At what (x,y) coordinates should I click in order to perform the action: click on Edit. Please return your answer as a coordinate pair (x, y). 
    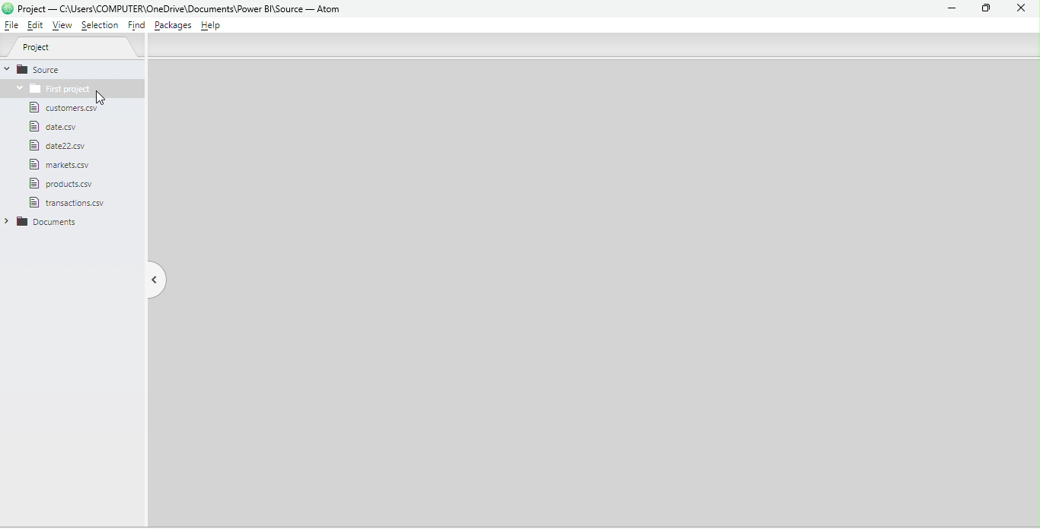
    Looking at the image, I should click on (37, 27).